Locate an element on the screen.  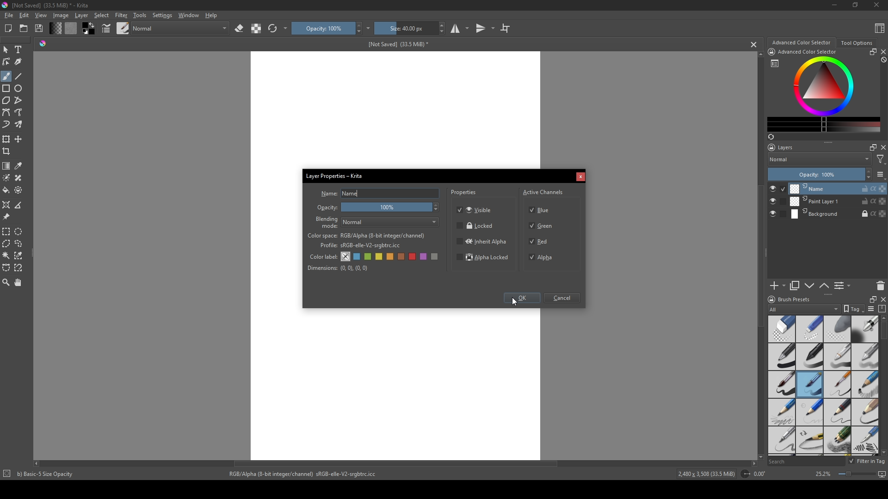
rectangle is located at coordinates (6, 89).